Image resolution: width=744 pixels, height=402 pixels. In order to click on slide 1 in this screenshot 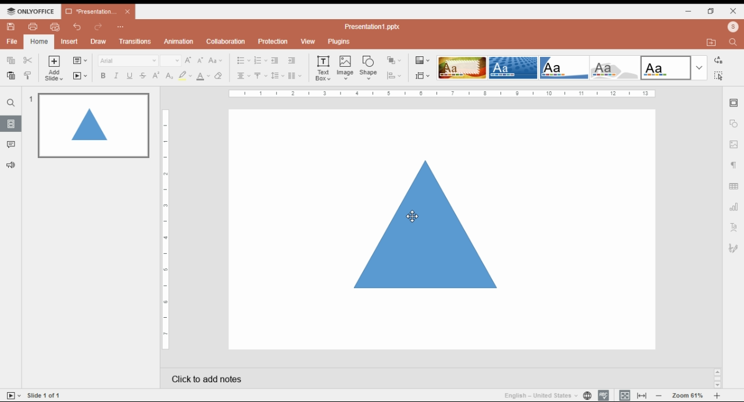, I will do `click(94, 127)`.